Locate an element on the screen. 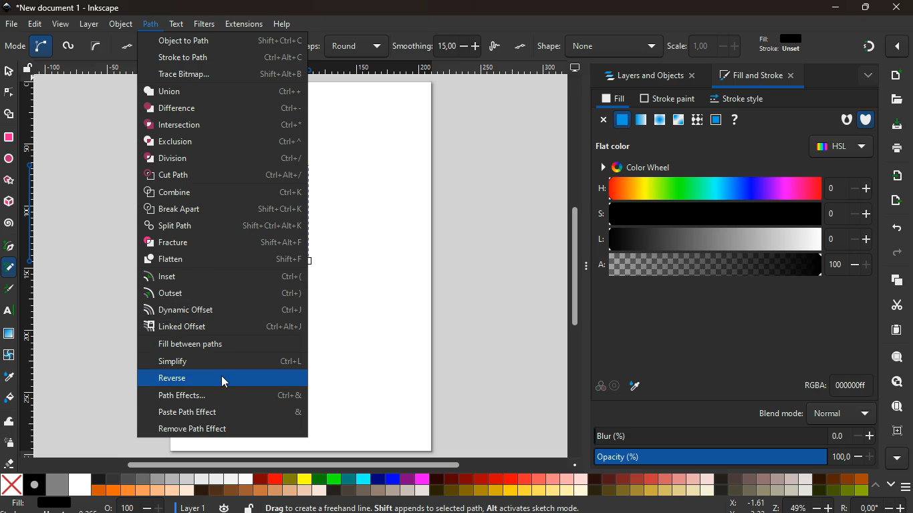  layers and objects is located at coordinates (649, 75).